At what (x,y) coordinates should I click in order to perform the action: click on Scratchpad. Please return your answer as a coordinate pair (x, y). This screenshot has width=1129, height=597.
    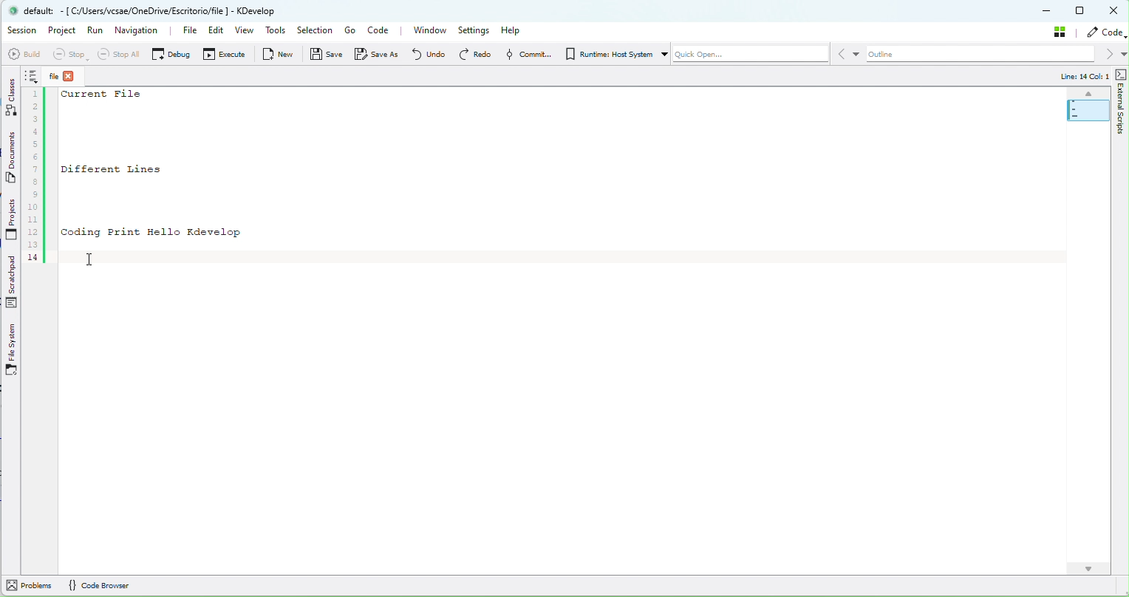
    Looking at the image, I should click on (13, 283).